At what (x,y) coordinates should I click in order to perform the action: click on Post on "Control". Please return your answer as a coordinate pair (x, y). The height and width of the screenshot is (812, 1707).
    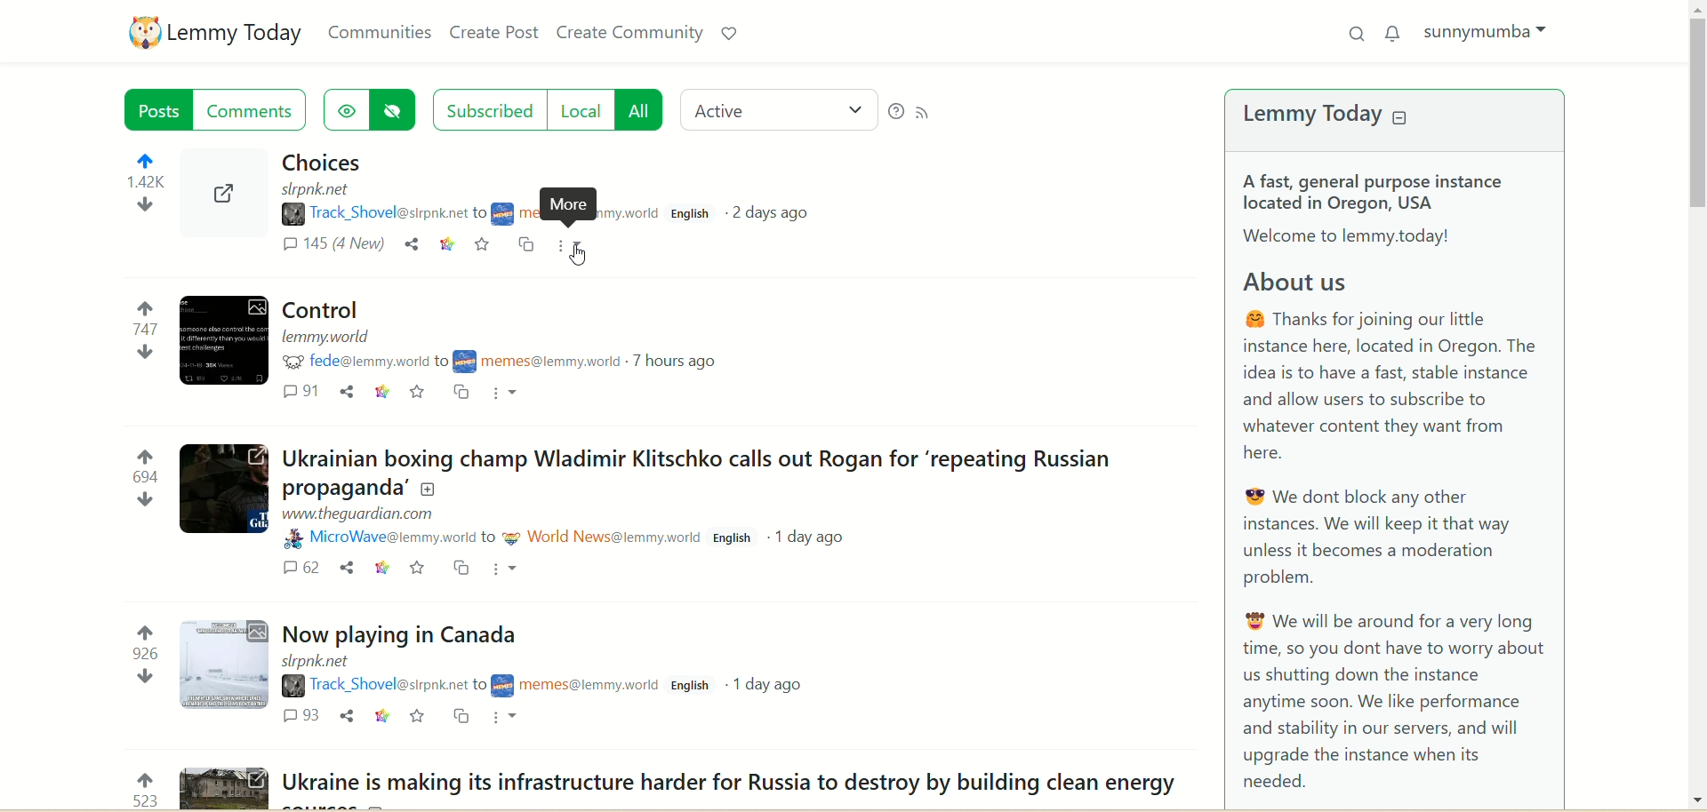
    Looking at the image, I should click on (319, 310).